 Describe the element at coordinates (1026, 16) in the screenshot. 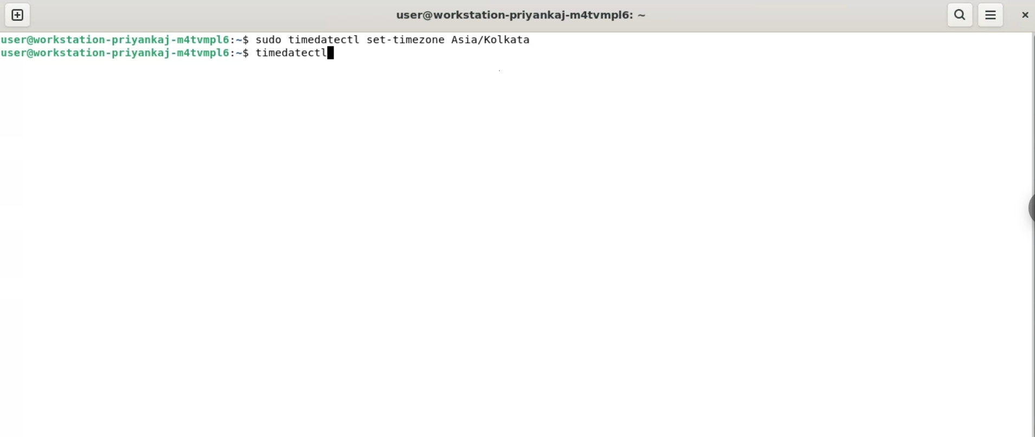

I see `close` at that location.